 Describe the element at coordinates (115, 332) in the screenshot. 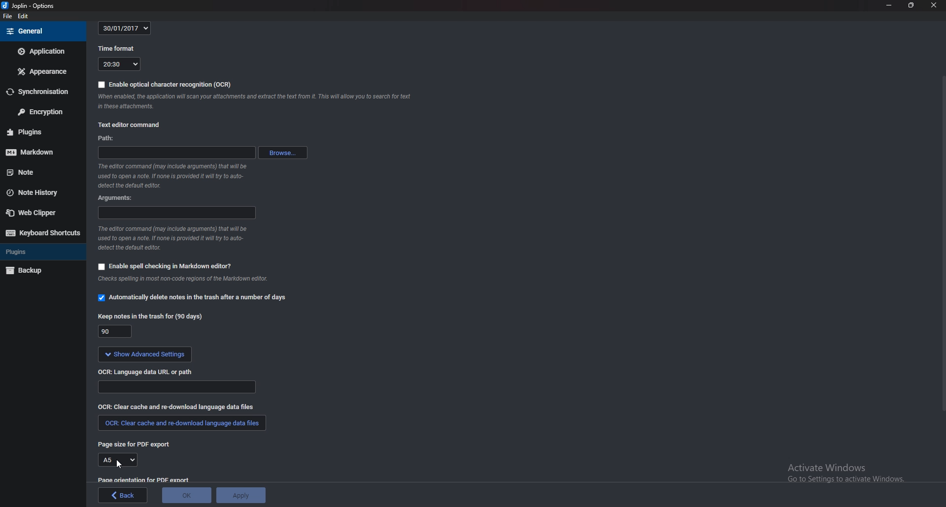

I see `90 day` at that location.